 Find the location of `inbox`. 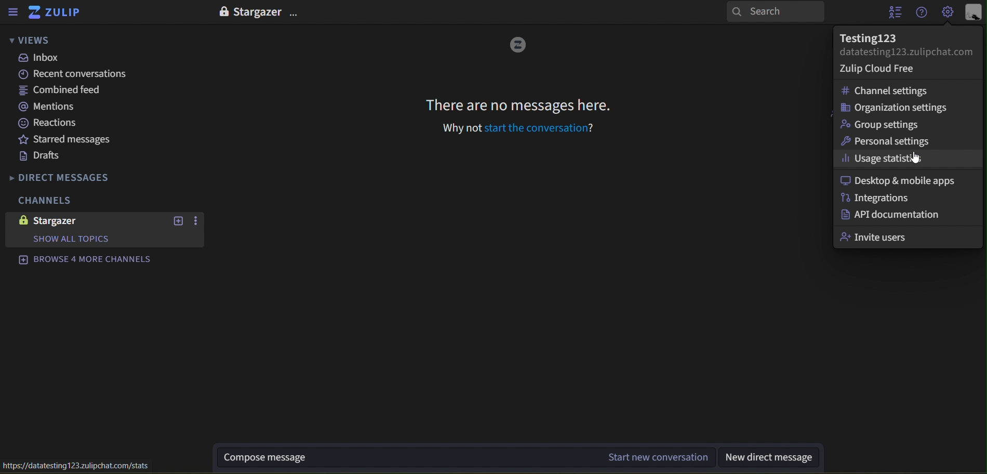

inbox is located at coordinates (38, 58).